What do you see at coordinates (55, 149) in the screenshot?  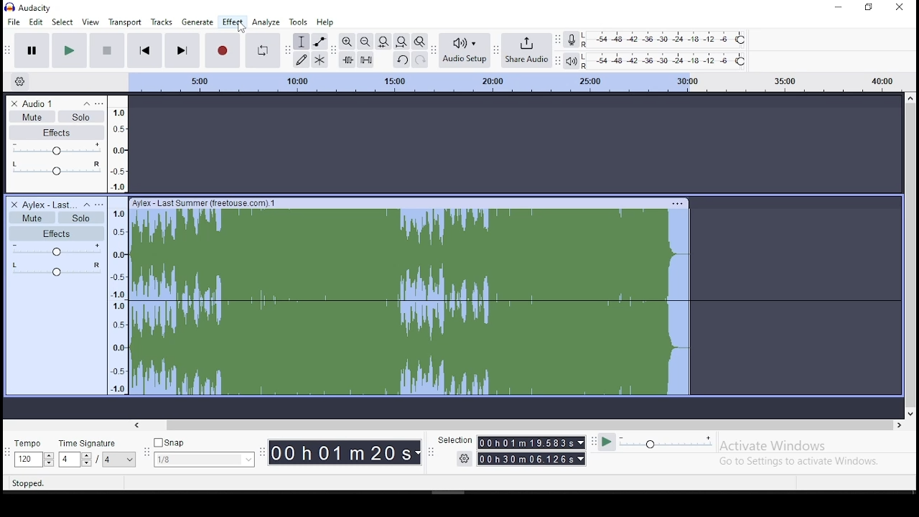 I see `volume` at bounding box center [55, 149].